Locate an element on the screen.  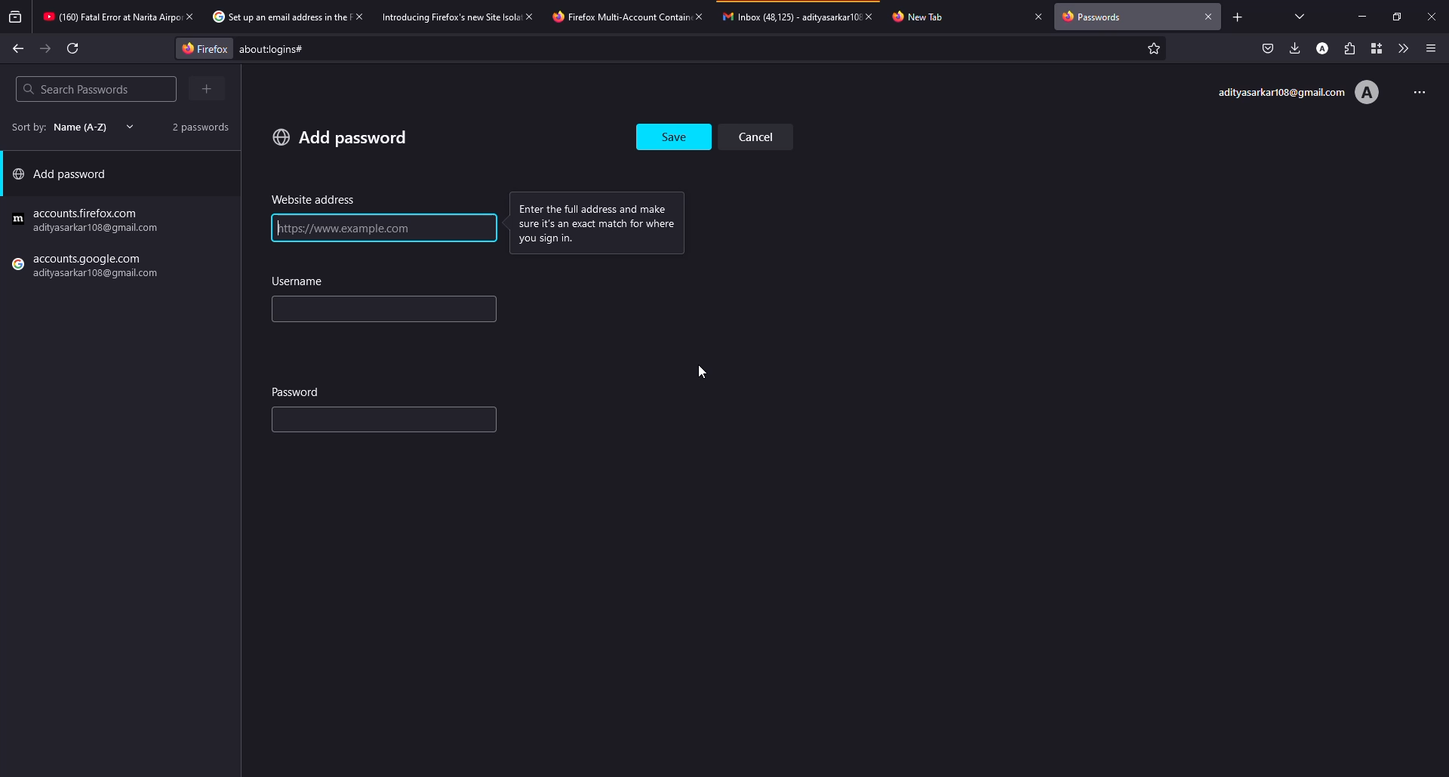
close is located at coordinates (874, 16).